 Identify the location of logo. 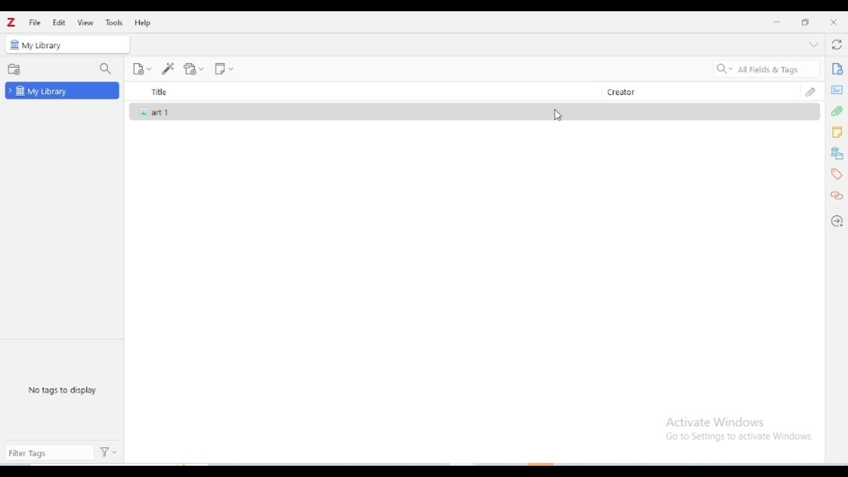
(11, 23).